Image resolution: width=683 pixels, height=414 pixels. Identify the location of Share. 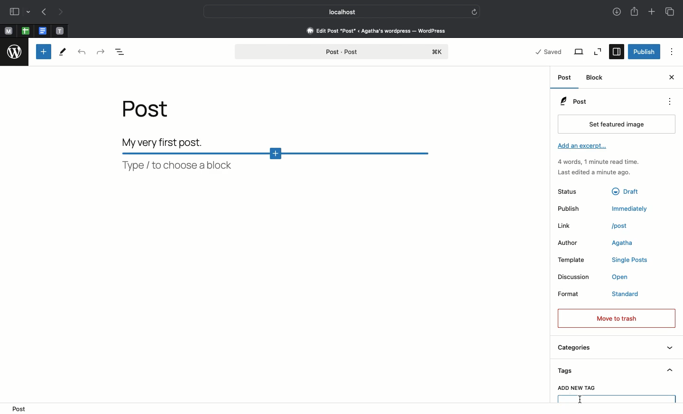
(634, 12).